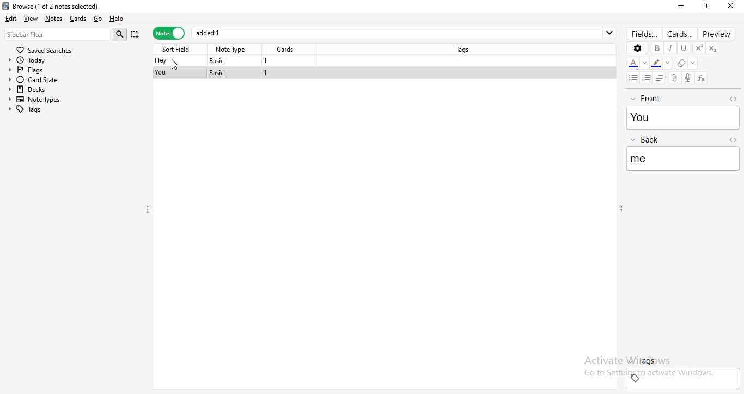 This screenshot has width=744, height=394. I want to click on attach, so click(675, 78).